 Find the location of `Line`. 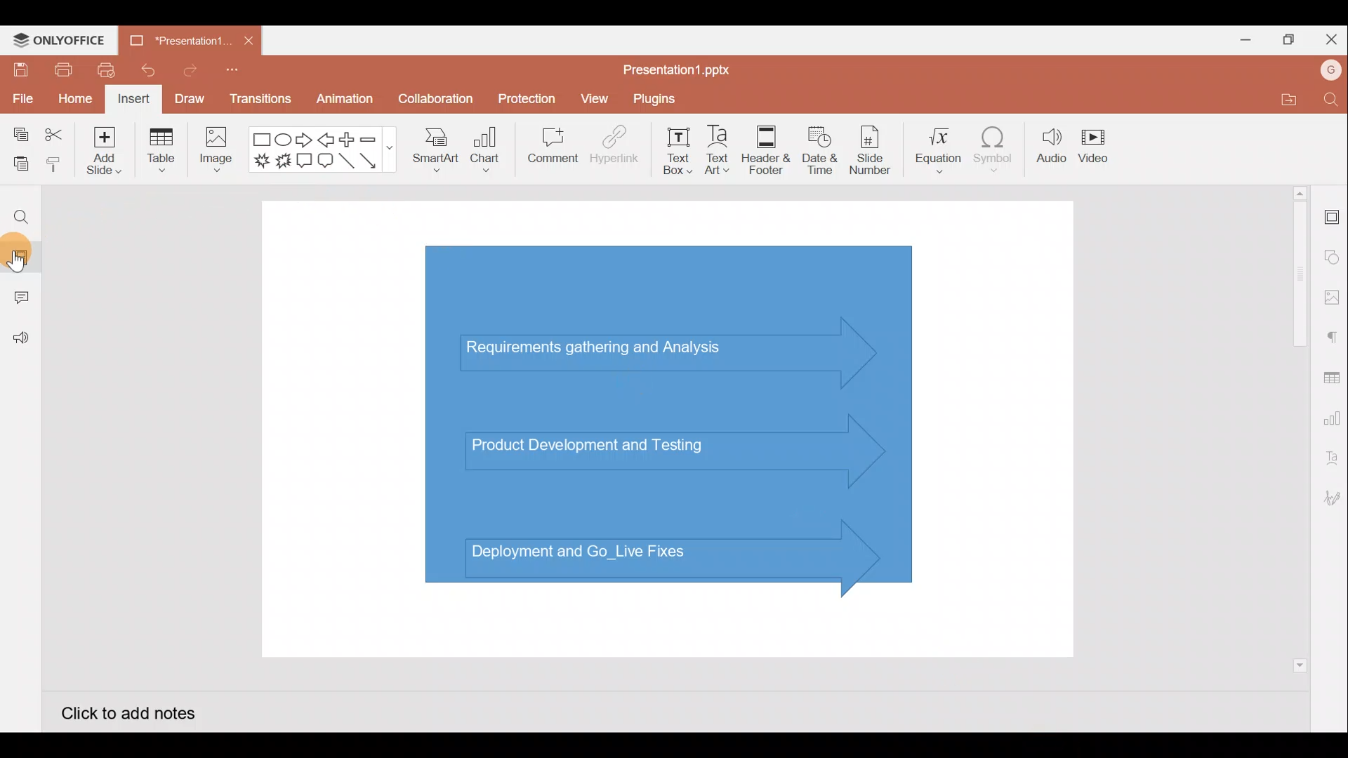

Line is located at coordinates (346, 161).